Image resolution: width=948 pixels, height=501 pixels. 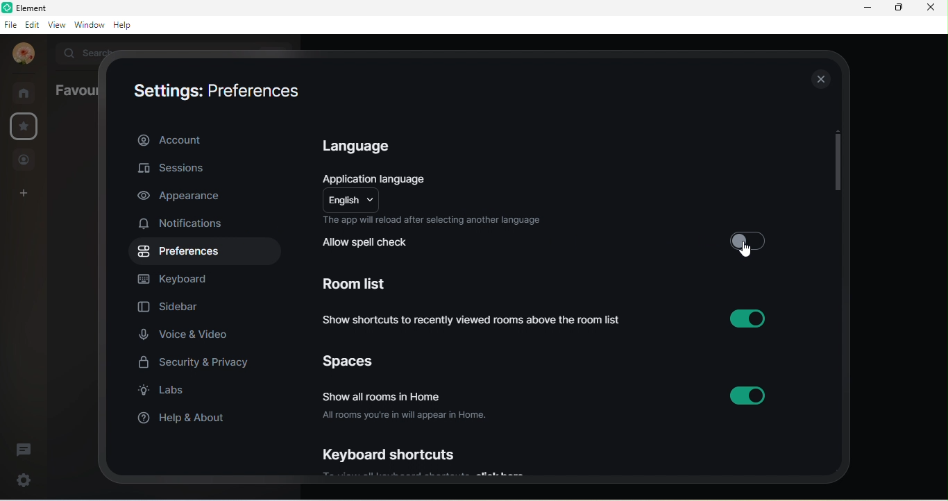 I want to click on title, so click(x=33, y=8).